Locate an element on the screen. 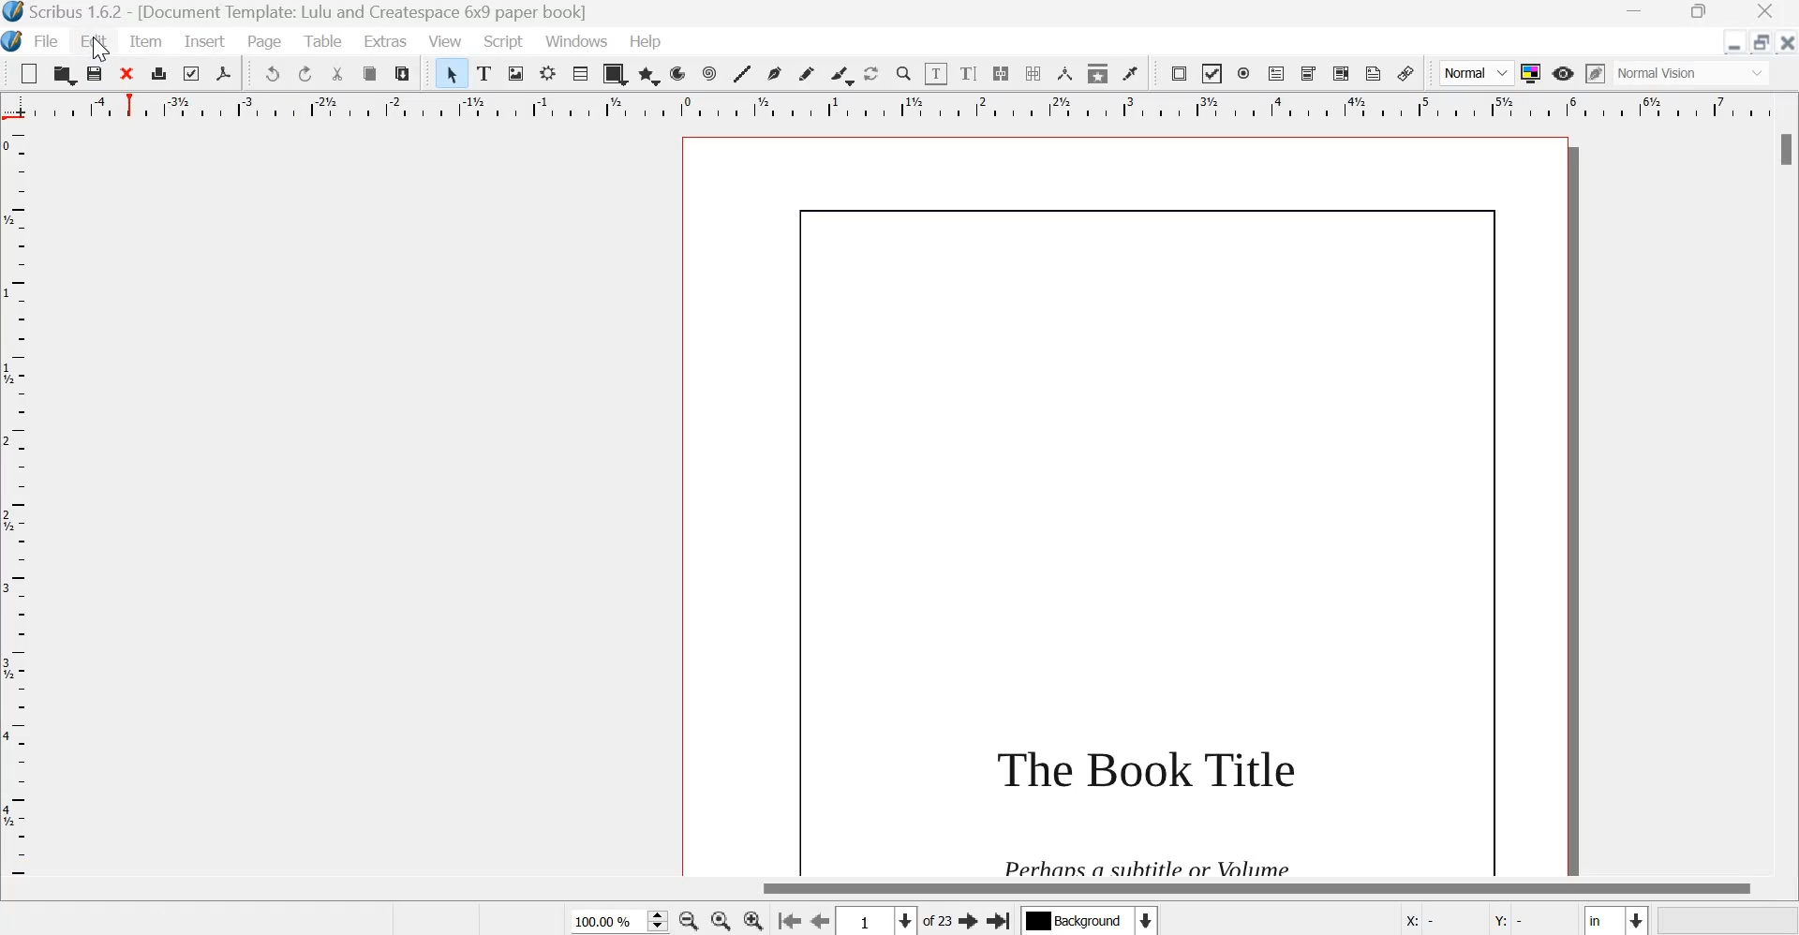 Image resolution: width=1799 pixels, height=935 pixels. PDF combo box is located at coordinates (1308, 74).